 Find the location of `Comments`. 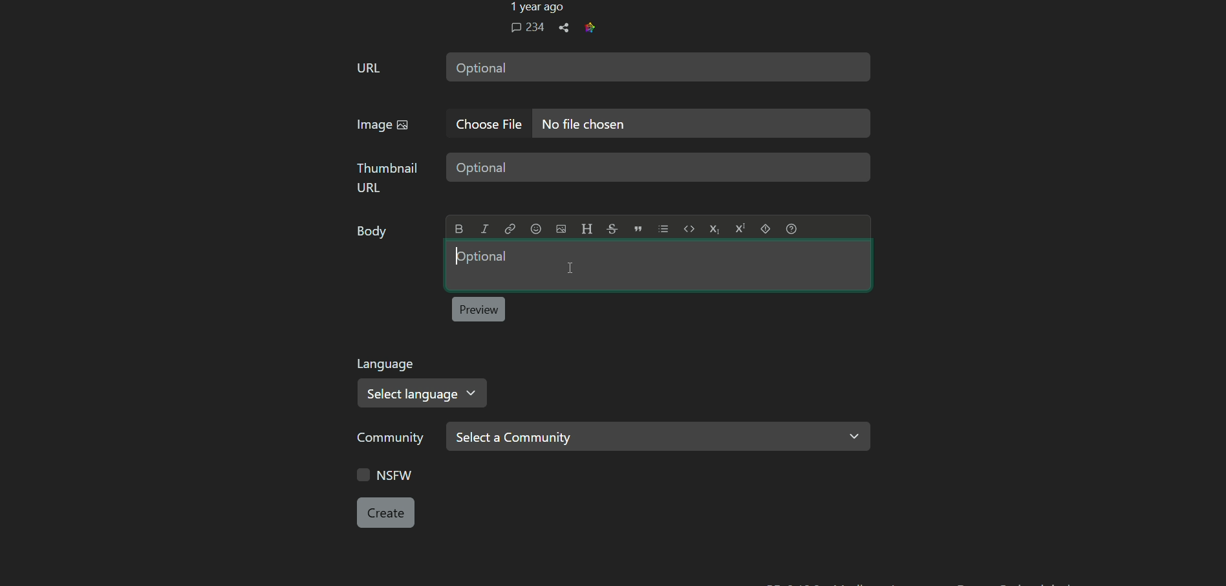

Comments is located at coordinates (527, 27).